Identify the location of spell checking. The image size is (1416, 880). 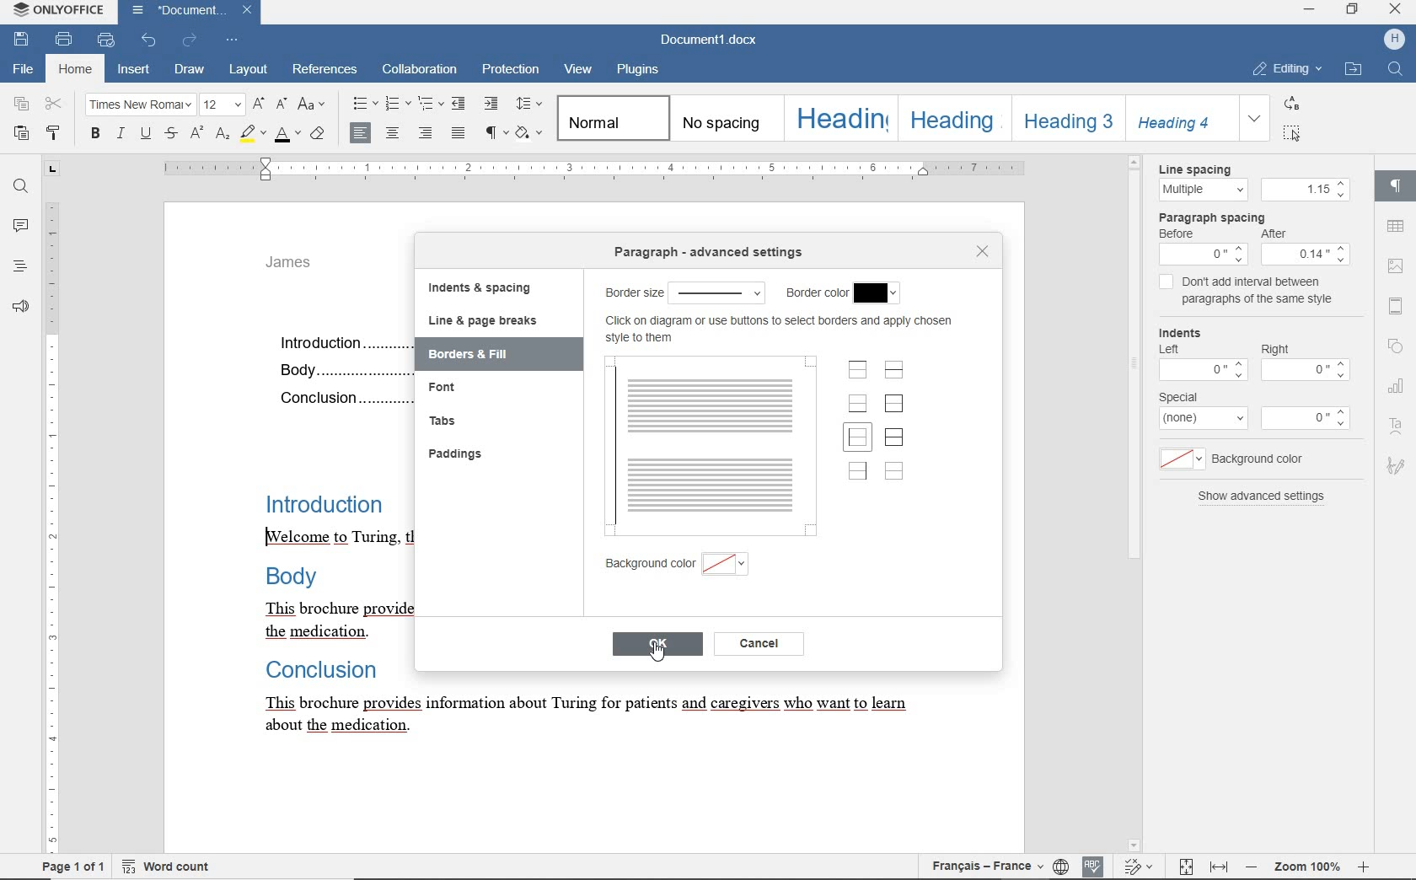
(1096, 867).